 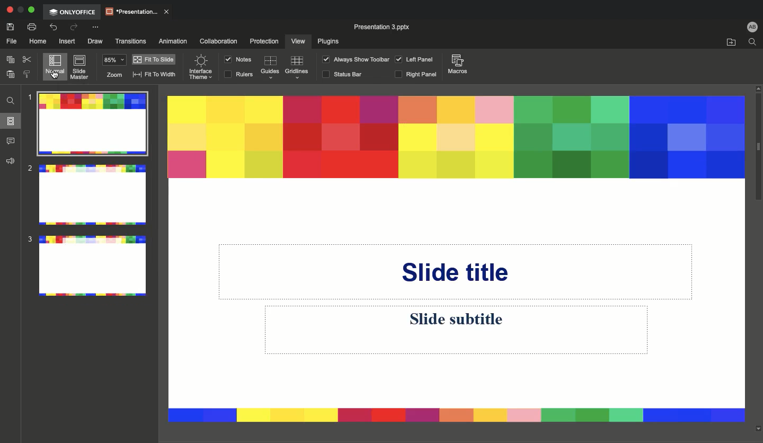 What do you see at coordinates (56, 66) in the screenshot?
I see `Normal` at bounding box center [56, 66].